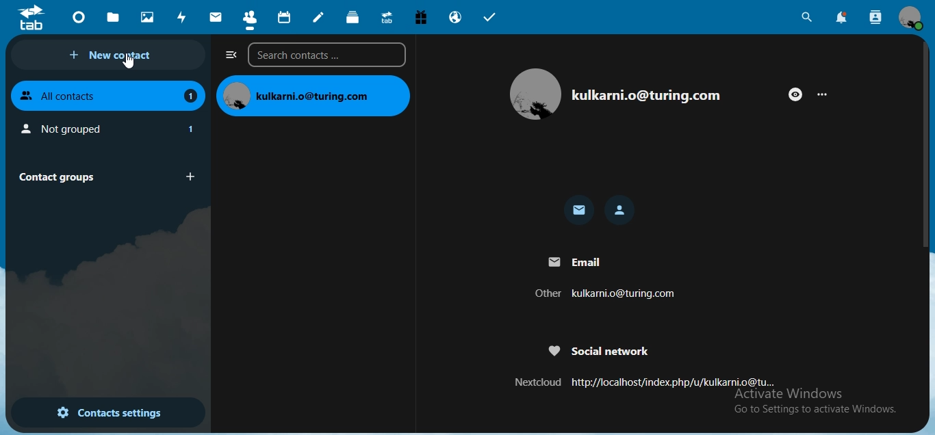  Describe the element at coordinates (418, 16) in the screenshot. I see `free trial` at that location.